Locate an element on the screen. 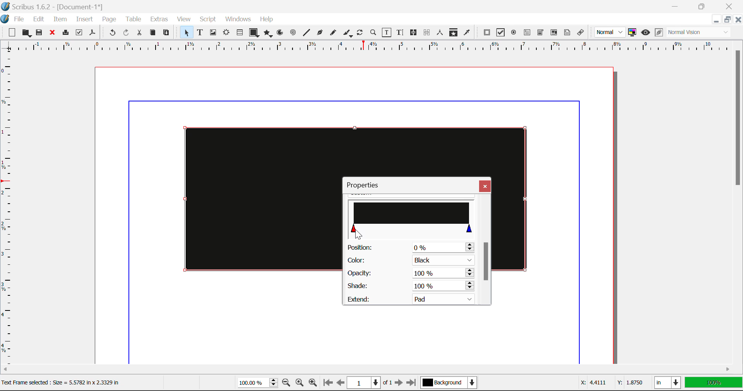 Image resolution: width=743 pixels, height=391 pixels. Shapes is located at coordinates (254, 33).